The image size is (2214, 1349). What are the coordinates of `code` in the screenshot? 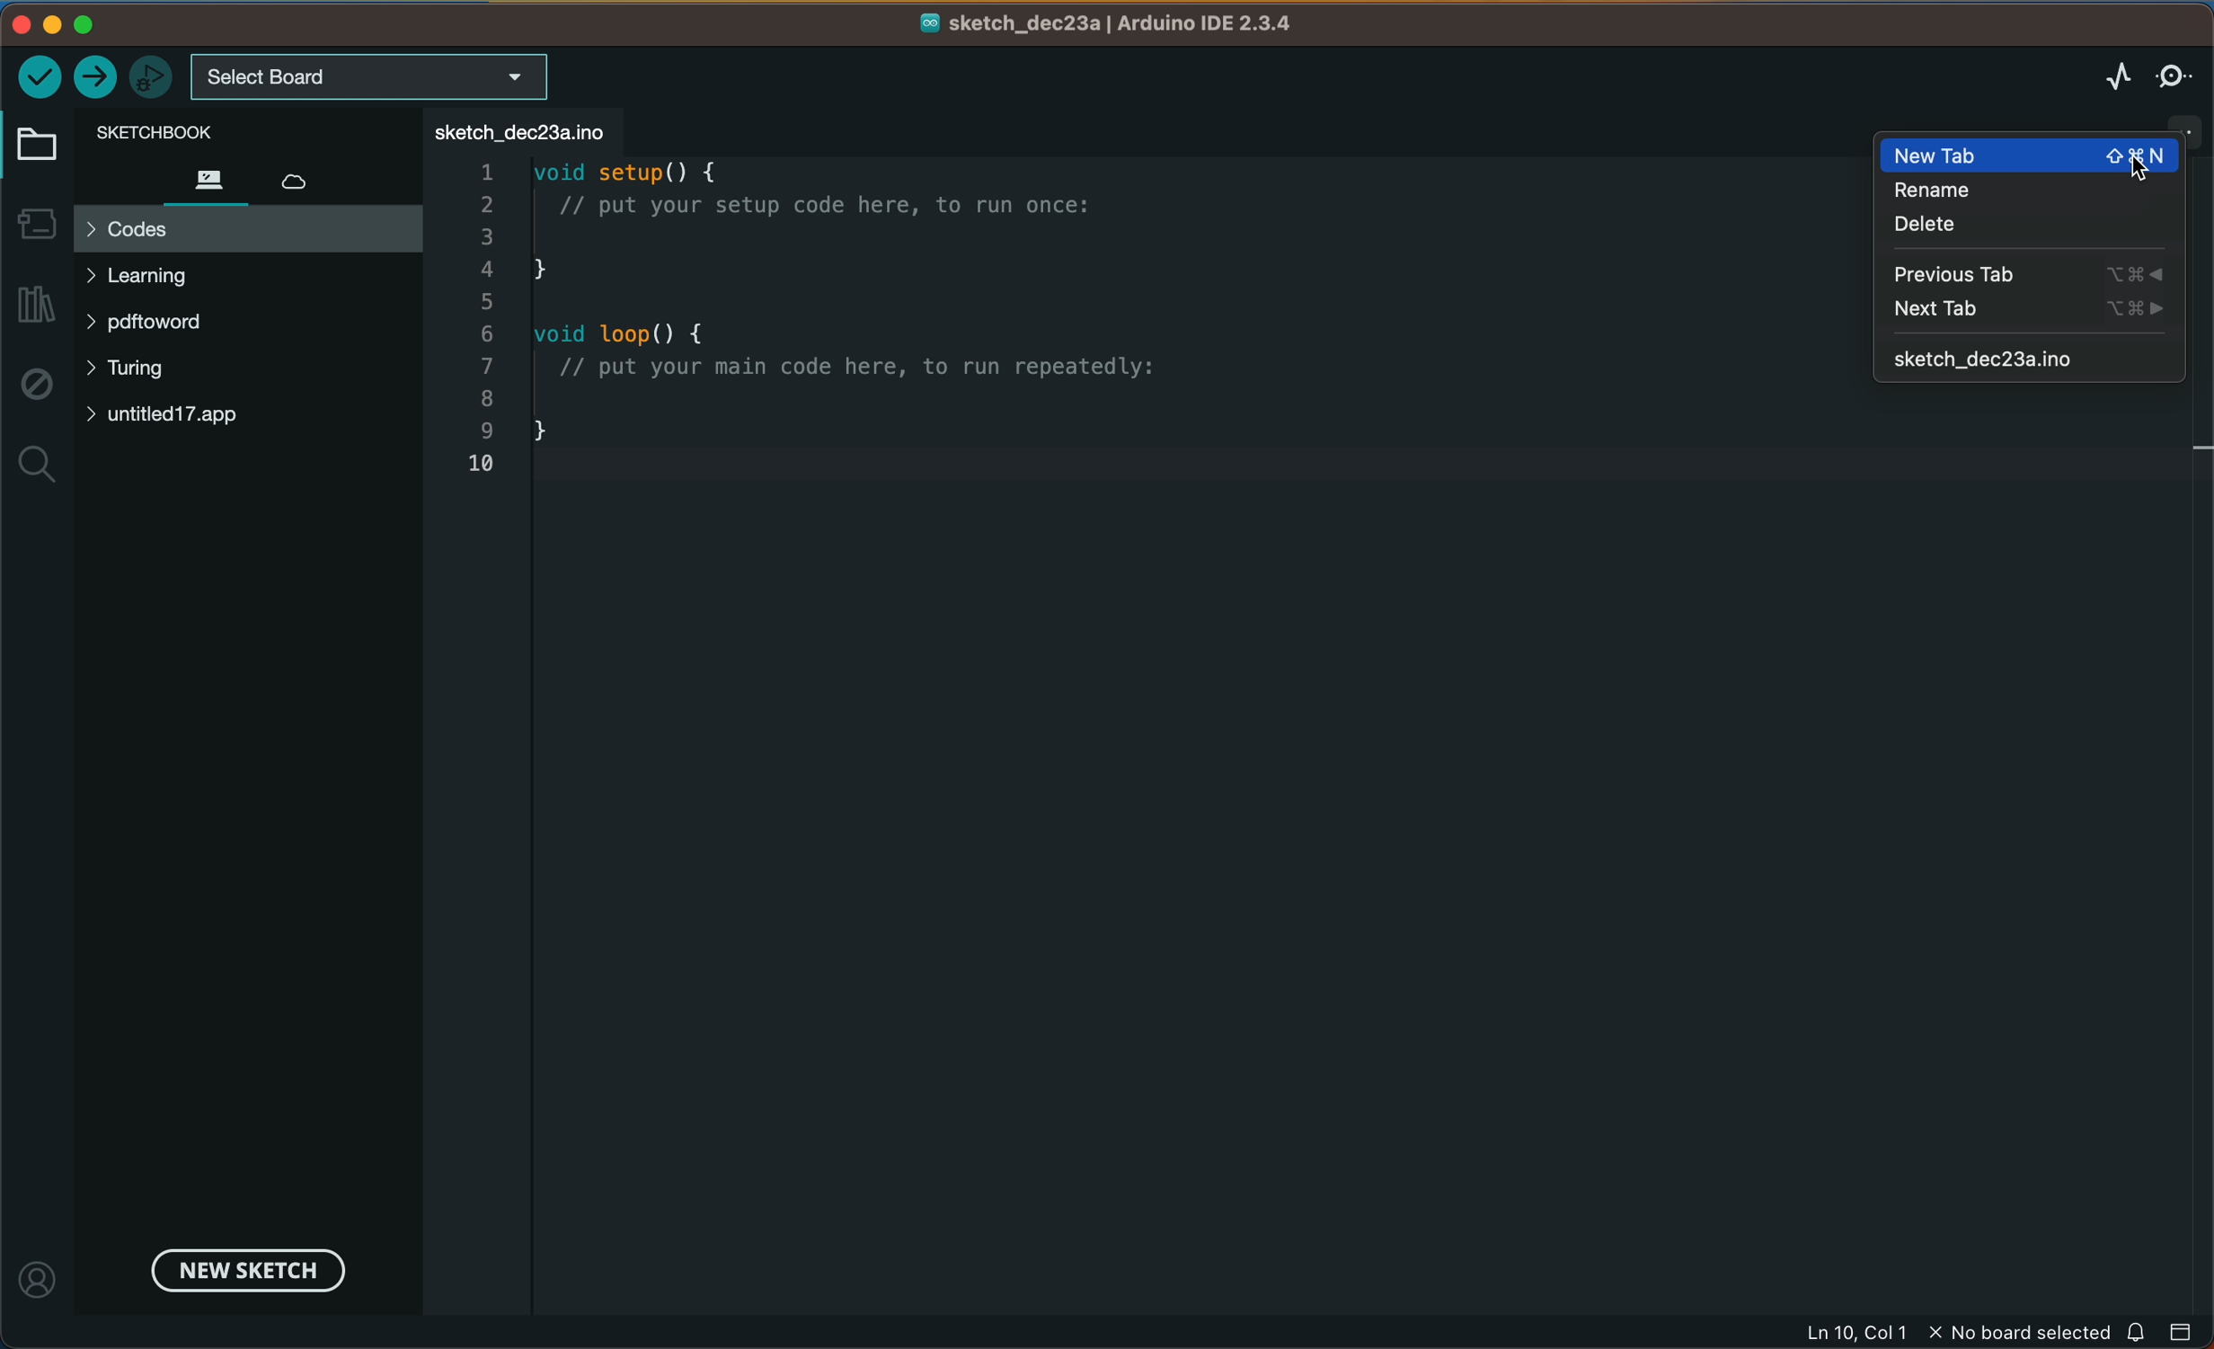 It's located at (881, 329).